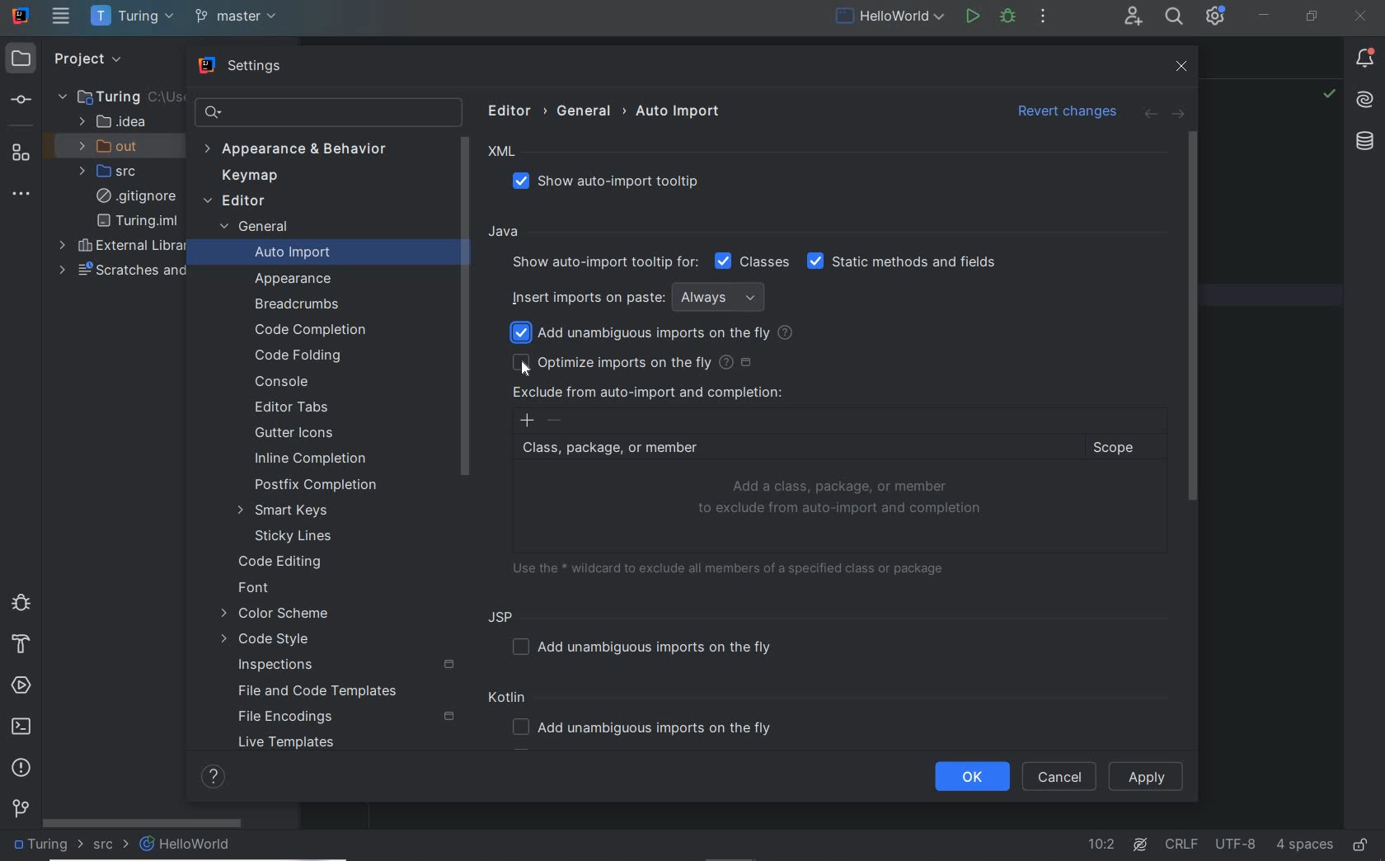 This screenshot has height=861, width=1385. What do you see at coordinates (648, 729) in the screenshot?
I see `ADD UNAMBIGUOUS IMPORTS ON THE FLY` at bounding box center [648, 729].